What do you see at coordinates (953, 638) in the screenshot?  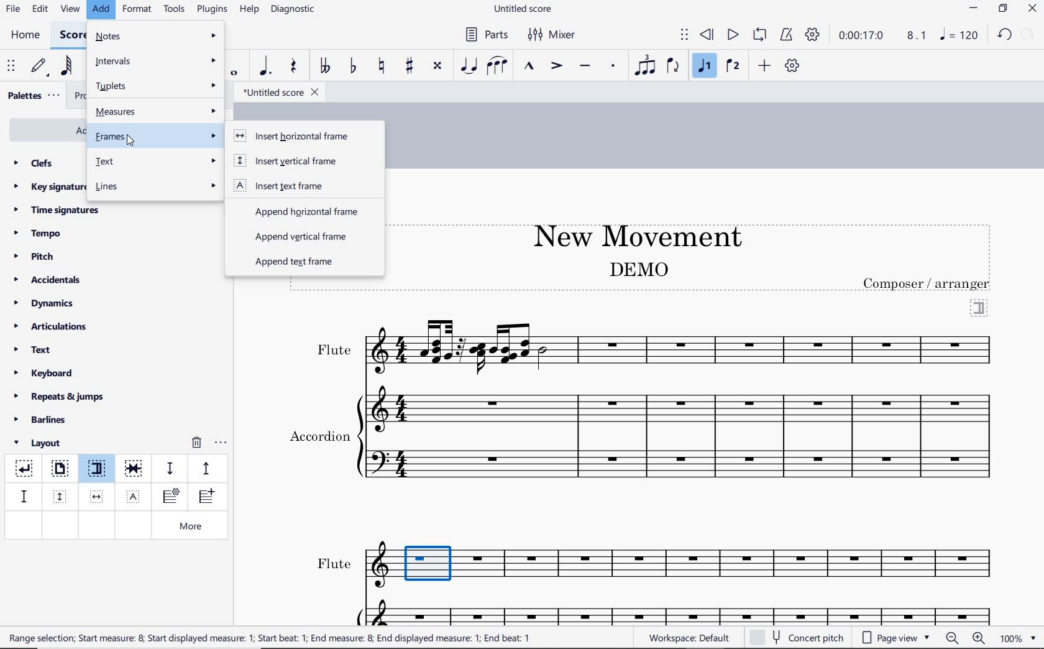 I see `zoom out` at bounding box center [953, 638].